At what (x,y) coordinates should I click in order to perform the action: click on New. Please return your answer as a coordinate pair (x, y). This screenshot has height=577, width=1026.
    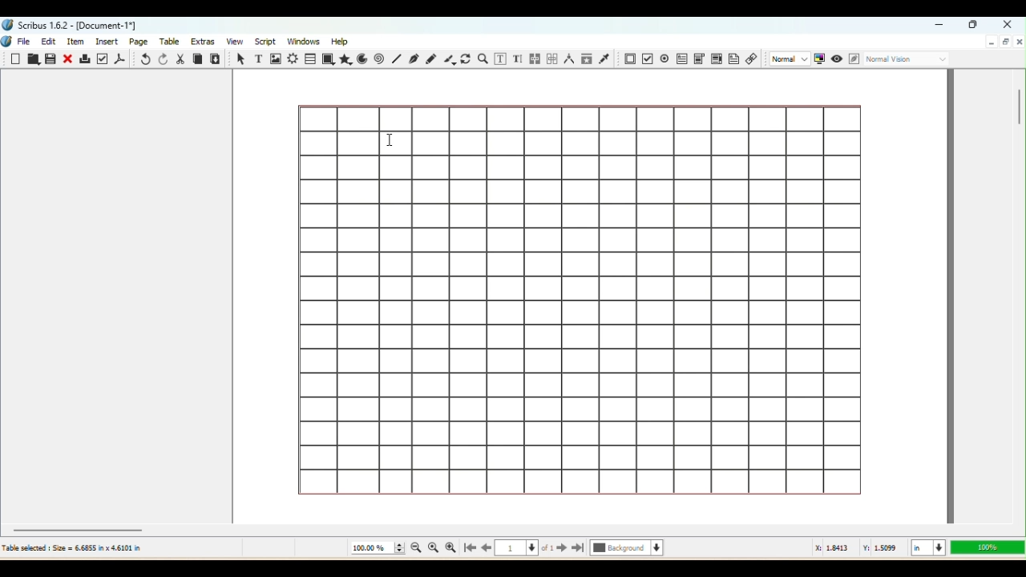
    Looking at the image, I should click on (17, 59).